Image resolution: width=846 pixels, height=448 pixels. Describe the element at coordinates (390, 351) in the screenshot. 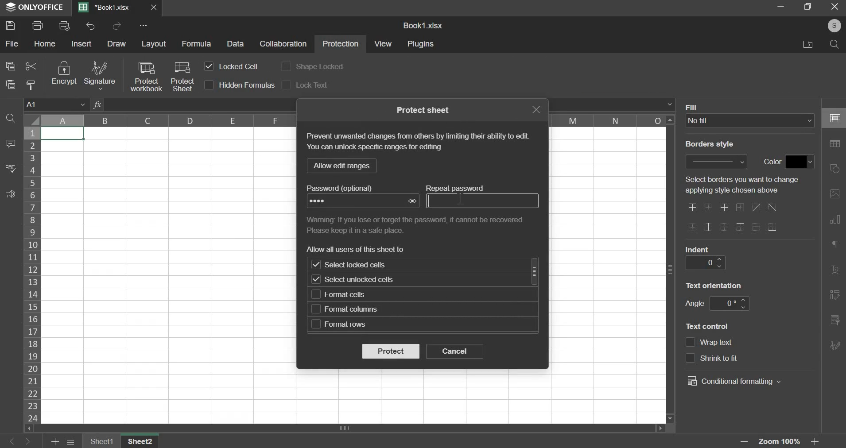

I see `protect` at that location.